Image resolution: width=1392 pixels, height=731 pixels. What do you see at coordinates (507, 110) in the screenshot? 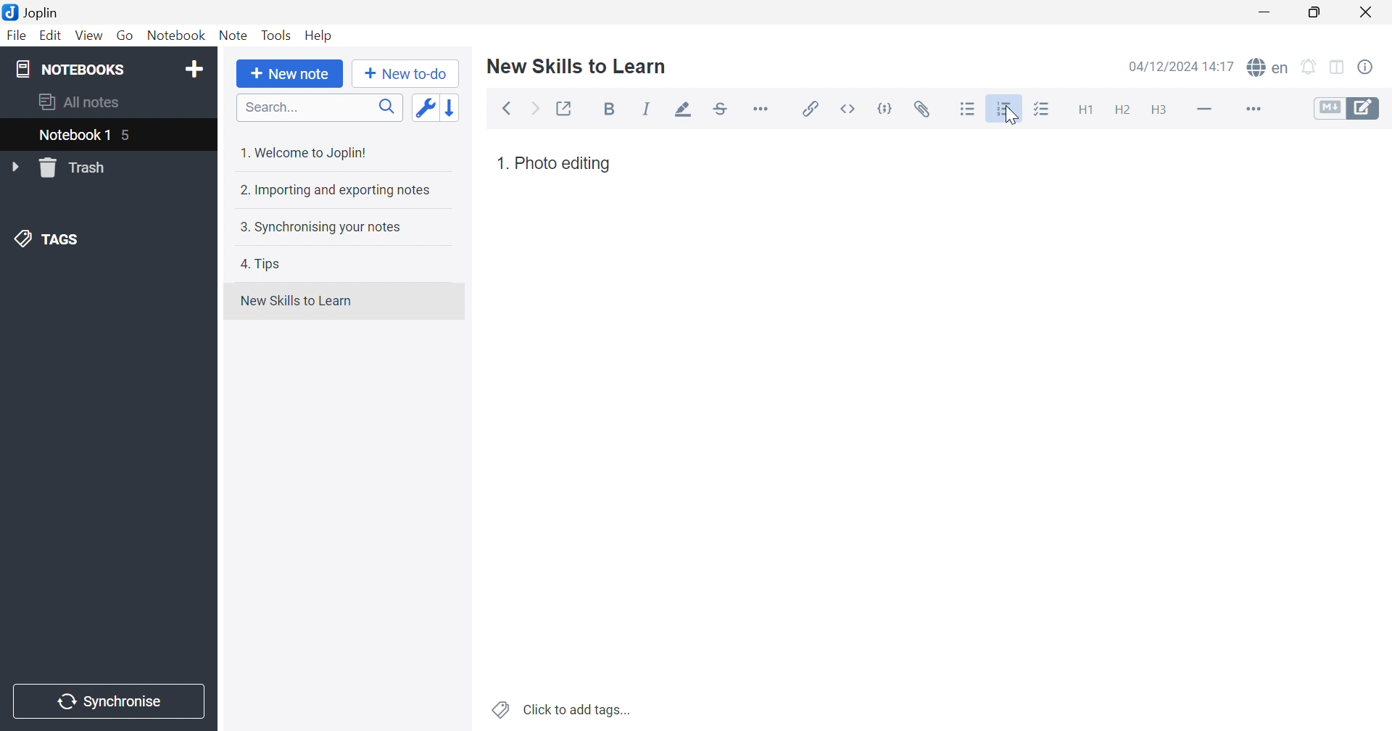
I see `Back` at bounding box center [507, 110].